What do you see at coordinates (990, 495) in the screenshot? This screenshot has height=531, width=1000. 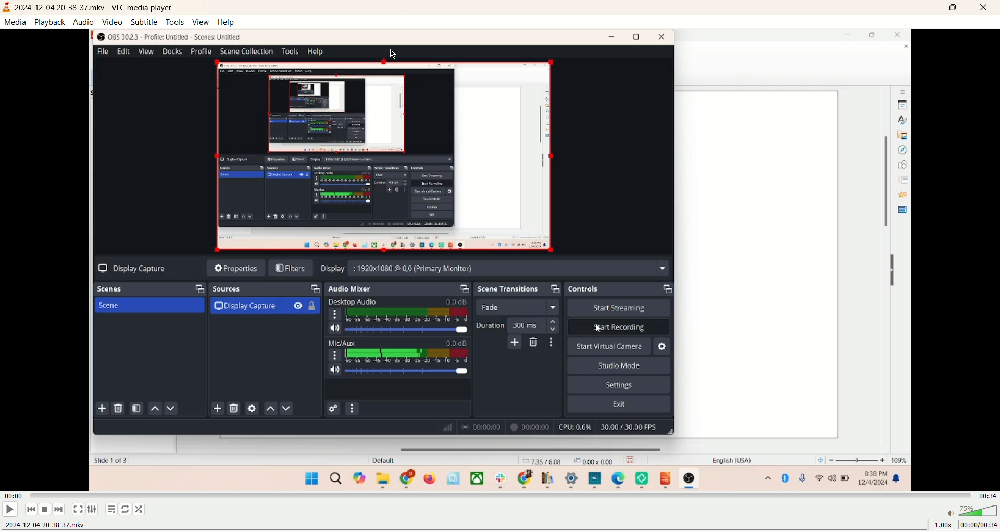 I see `total time` at bounding box center [990, 495].